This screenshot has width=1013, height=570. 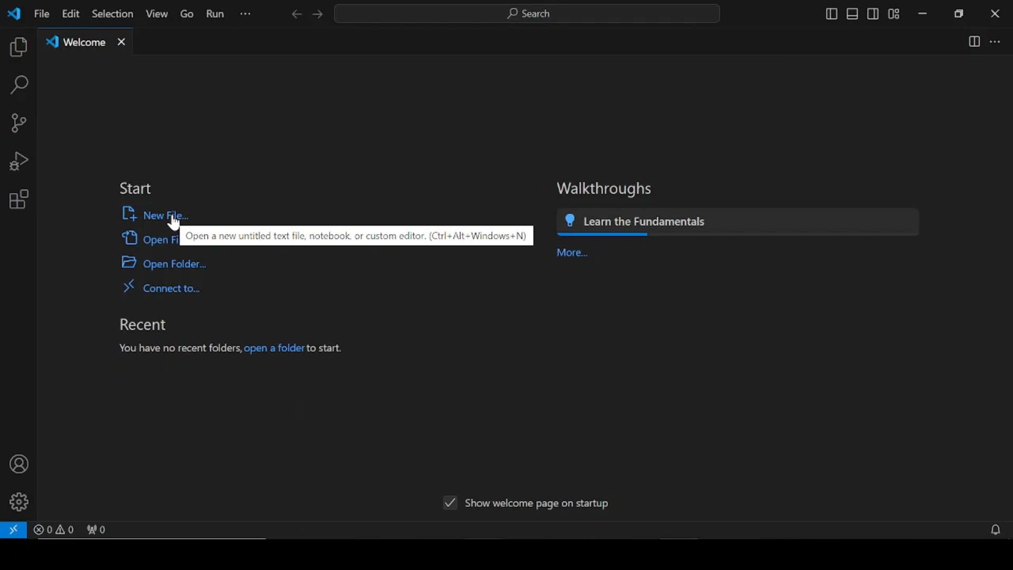 What do you see at coordinates (872, 14) in the screenshot?
I see `toggle secondary sidebar` at bounding box center [872, 14].